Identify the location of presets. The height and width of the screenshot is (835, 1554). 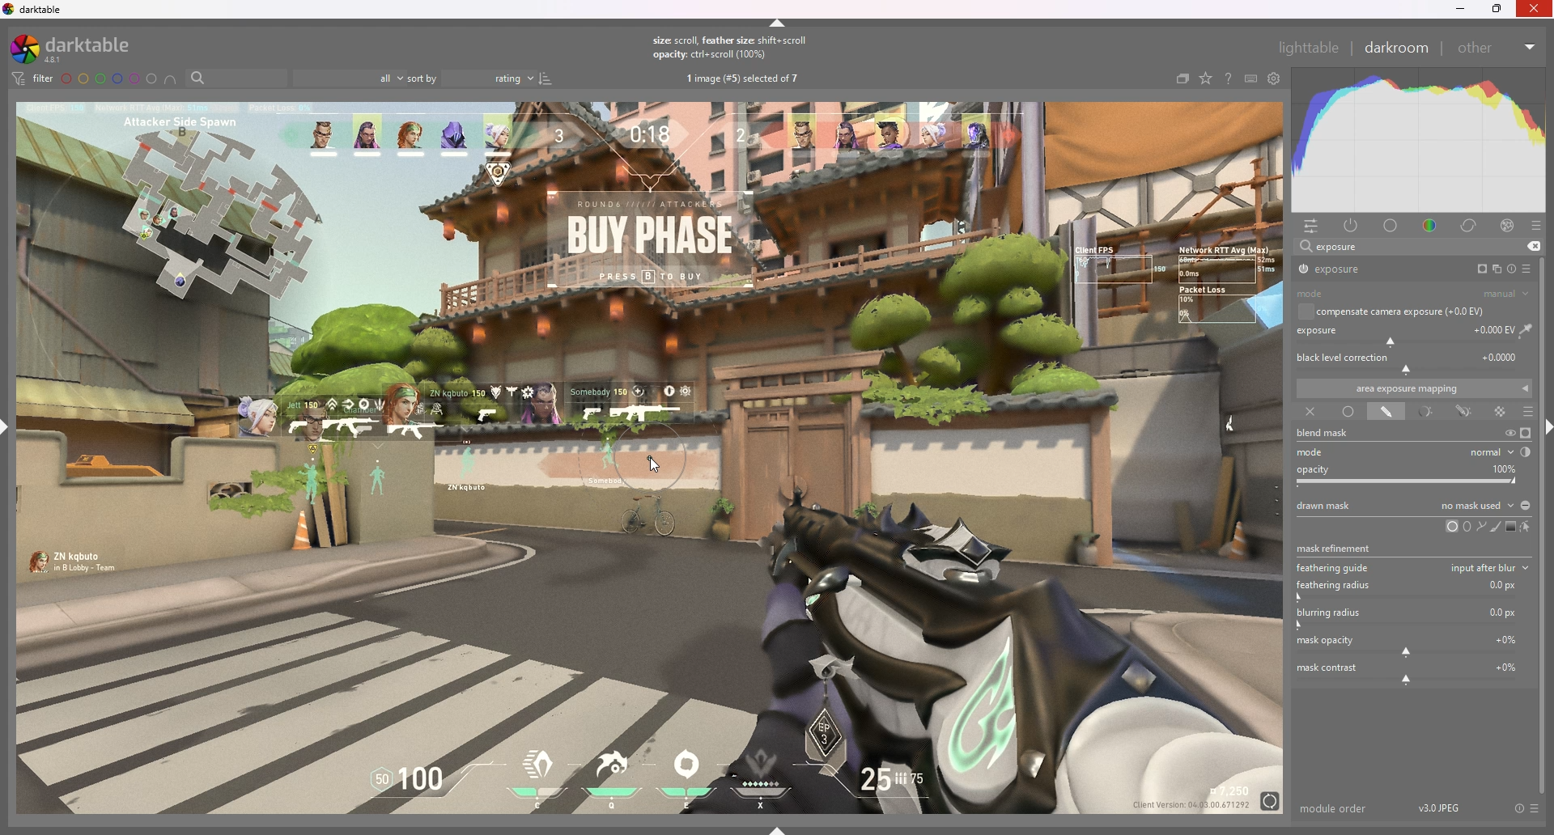
(1528, 269).